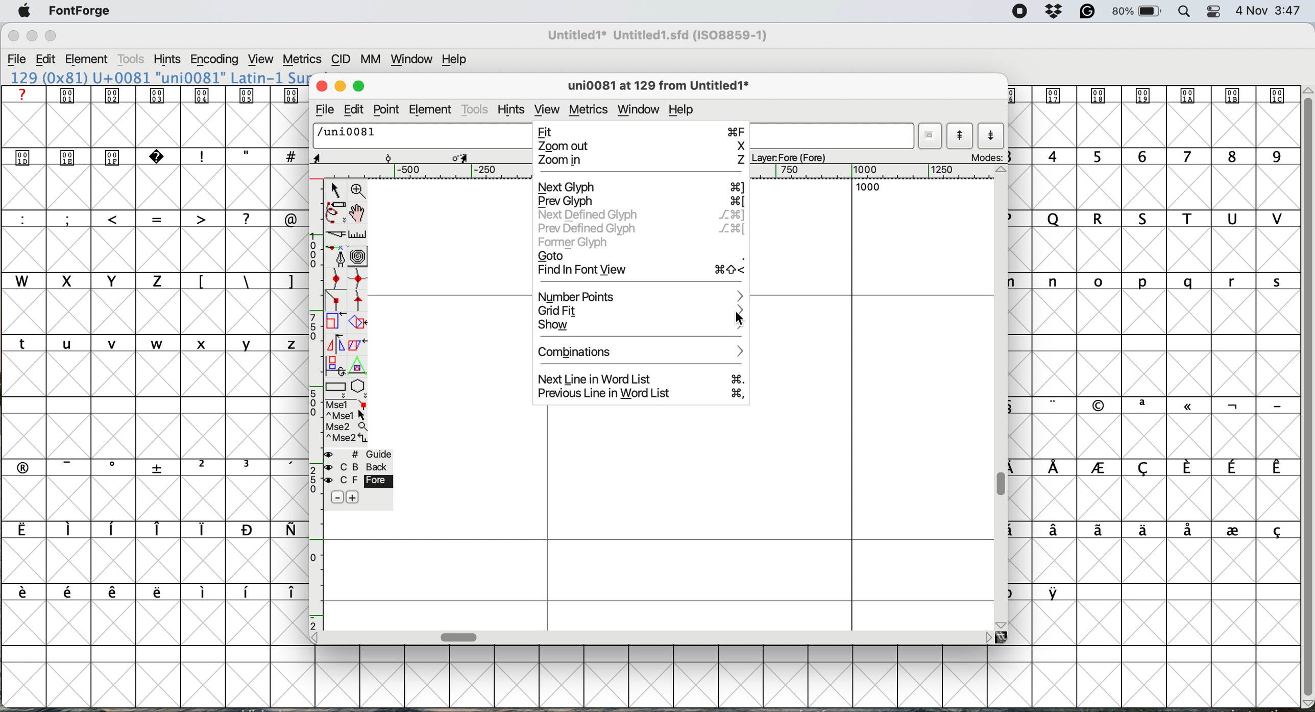 Image resolution: width=1315 pixels, height=712 pixels. What do you see at coordinates (1002, 625) in the screenshot?
I see `Scroll Button` at bounding box center [1002, 625].